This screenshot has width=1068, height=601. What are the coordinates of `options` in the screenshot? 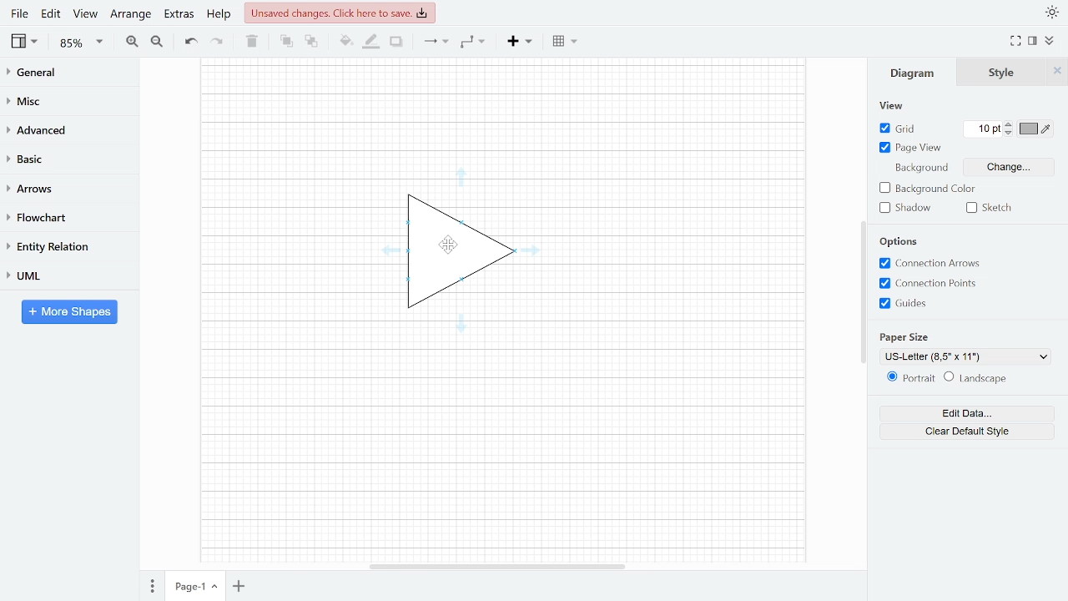 It's located at (901, 242).